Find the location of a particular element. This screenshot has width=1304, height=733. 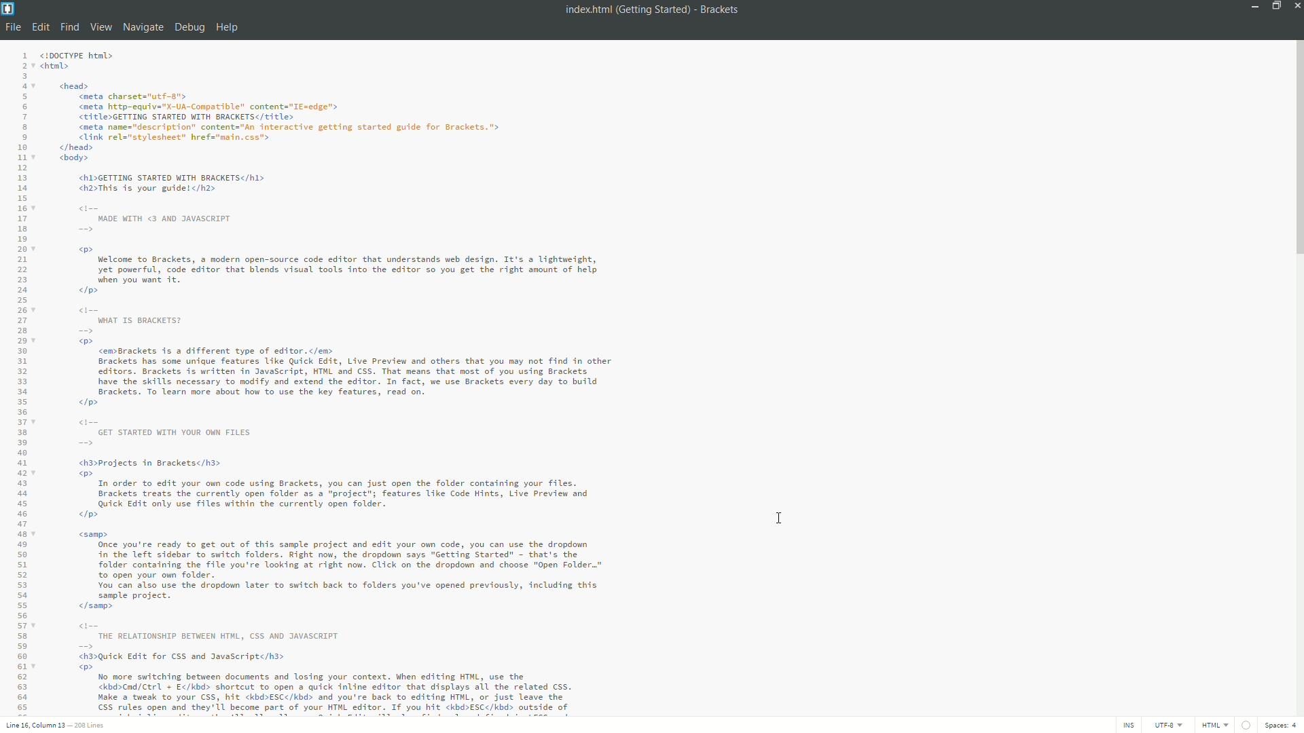

minimize is located at coordinates (1252, 5).